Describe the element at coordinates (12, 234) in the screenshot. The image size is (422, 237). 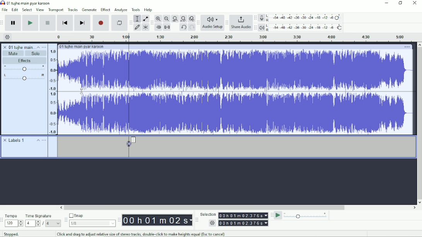
I see `Stopped` at that location.